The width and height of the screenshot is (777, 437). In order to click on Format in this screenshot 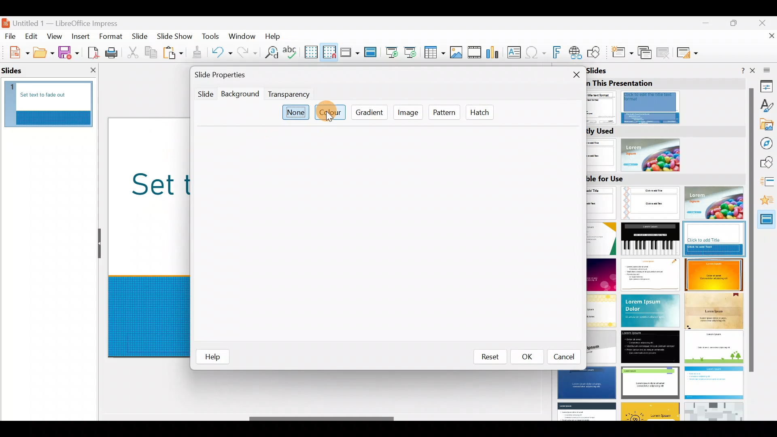, I will do `click(110, 36)`.